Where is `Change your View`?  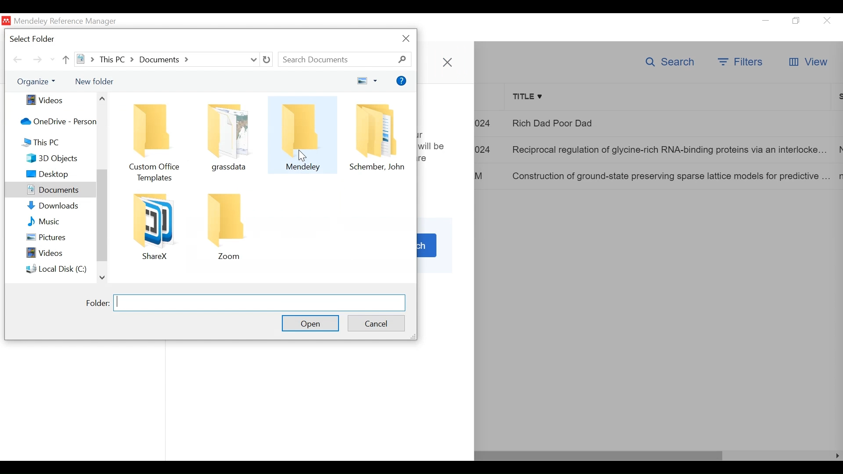 Change your View is located at coordinates (368, 80).